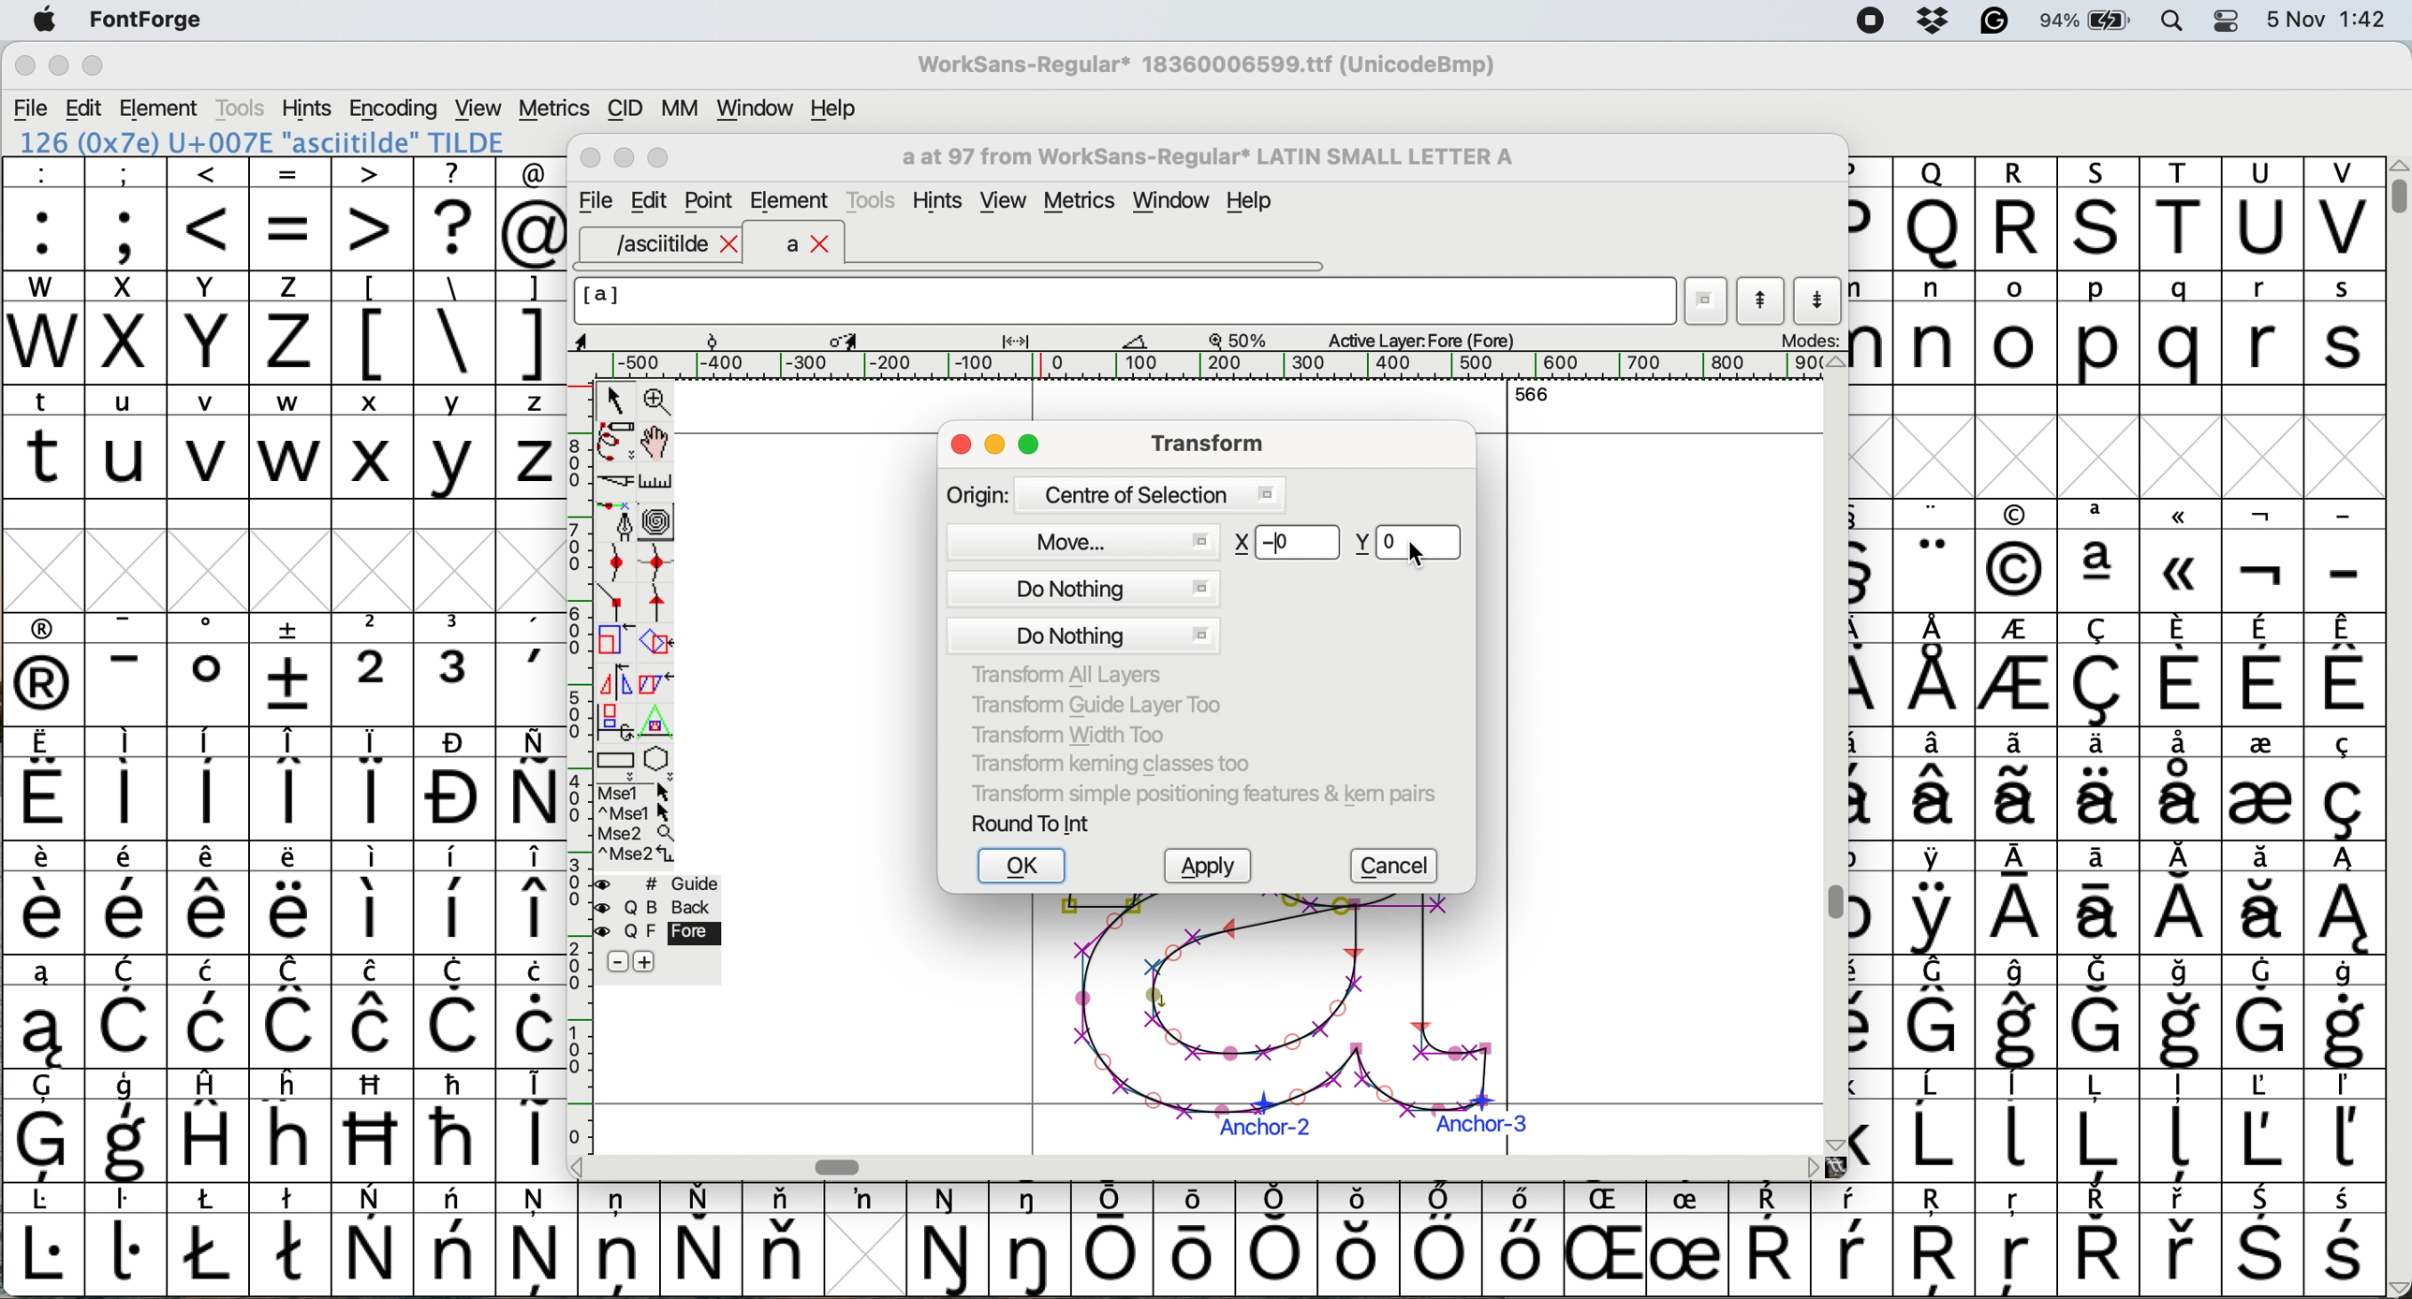 The height and width of the screenshot is (1299, 2412). I want to click on transform simple positioning features and kern pairs, so click(1199, 797).